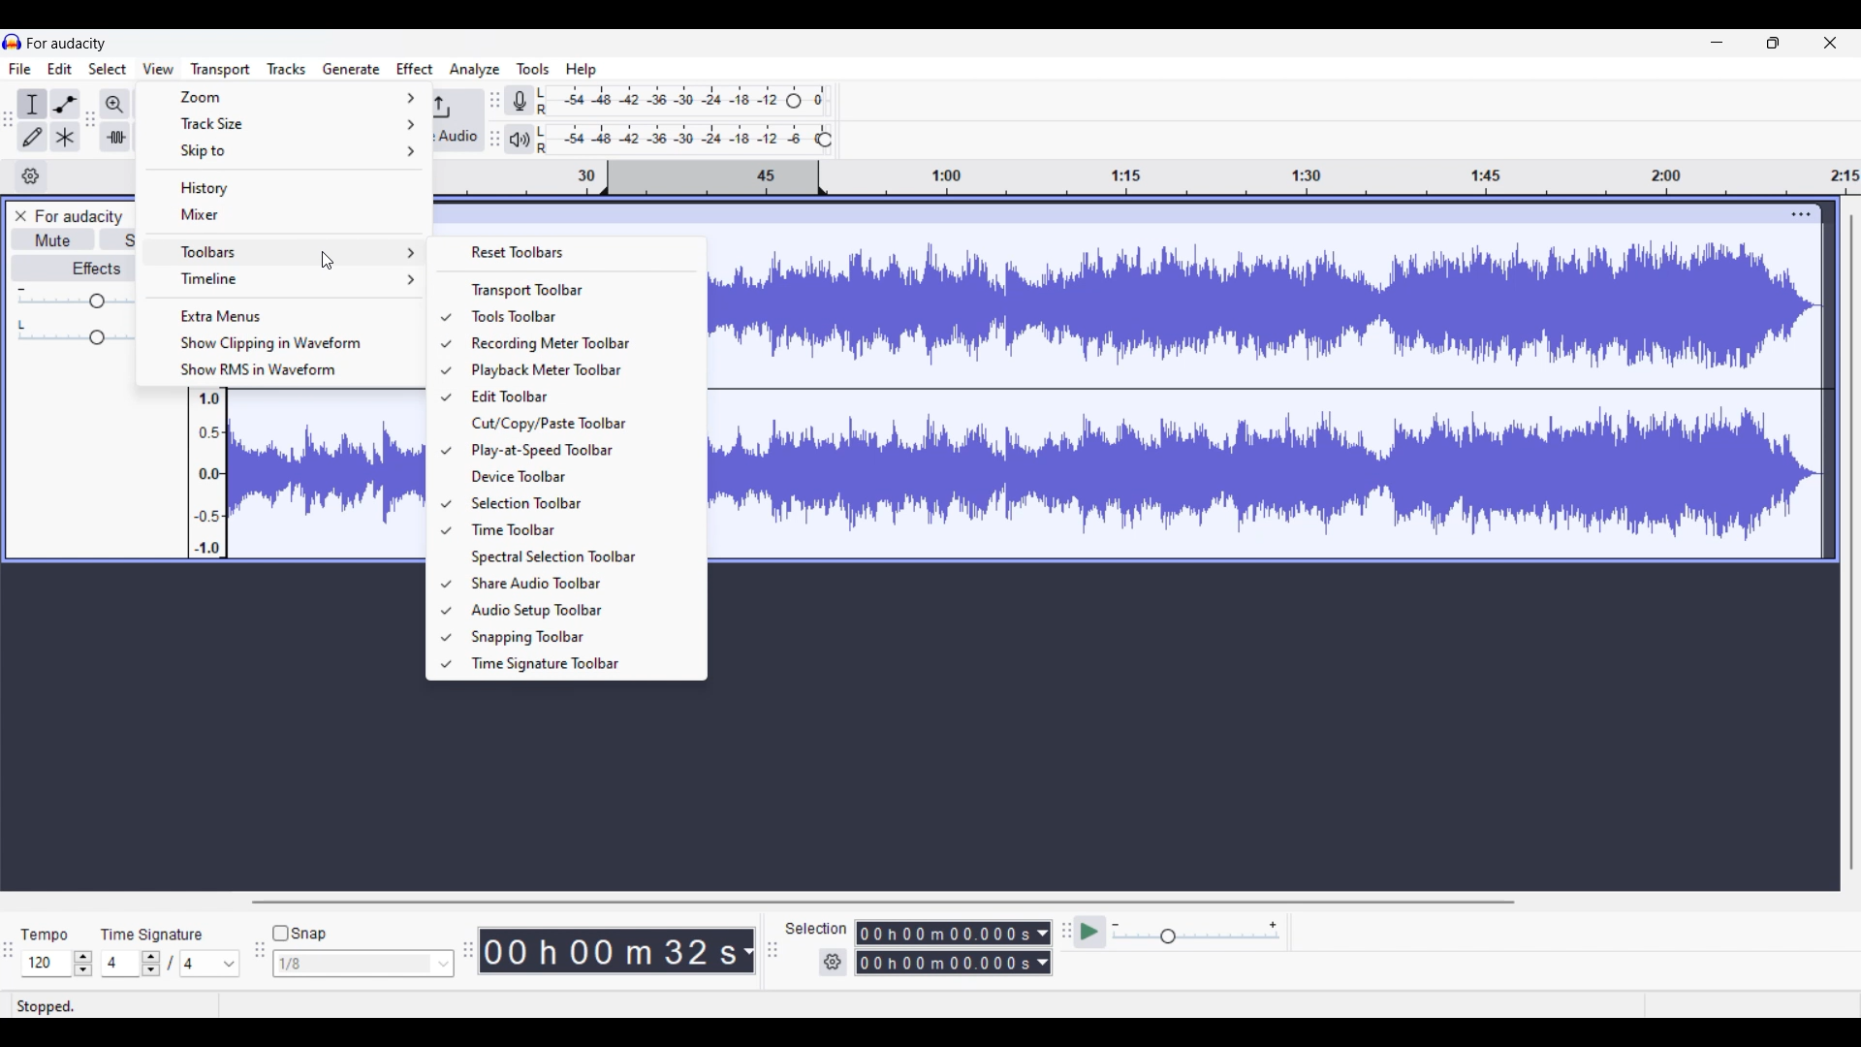 This screenshot has width=1861, height=1047. Describe the element at coordinates (115, 105) in the screenshot. I see `Zoom in` at that location.